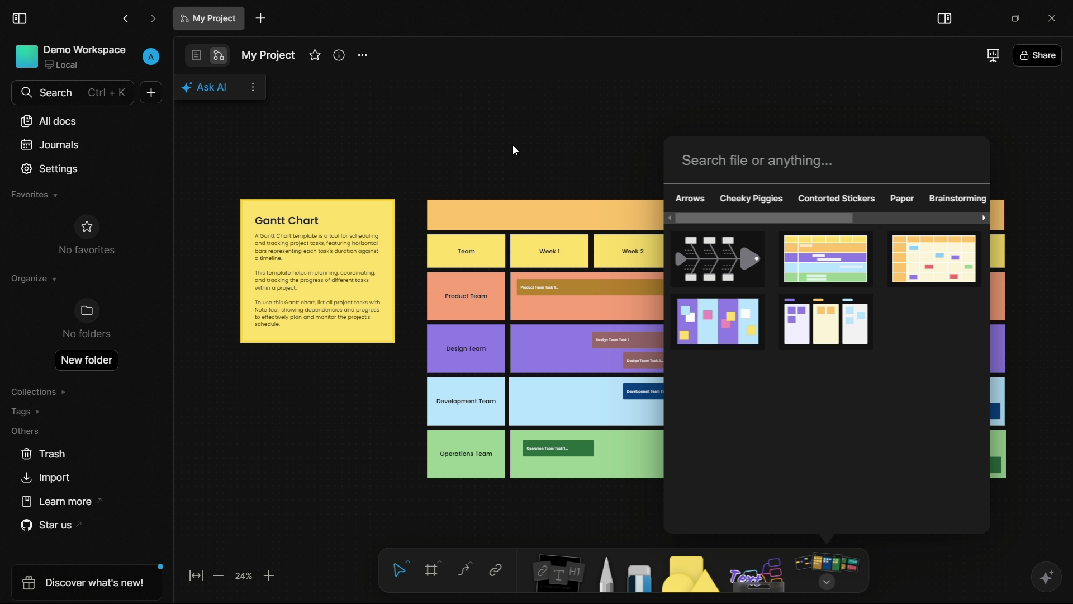 The height and width of the screenshot is (604, 1073). What do you see at coordinates (1044, 576) in the screenshot?
I see `ai assistant` at bounding box center [1044, 576].